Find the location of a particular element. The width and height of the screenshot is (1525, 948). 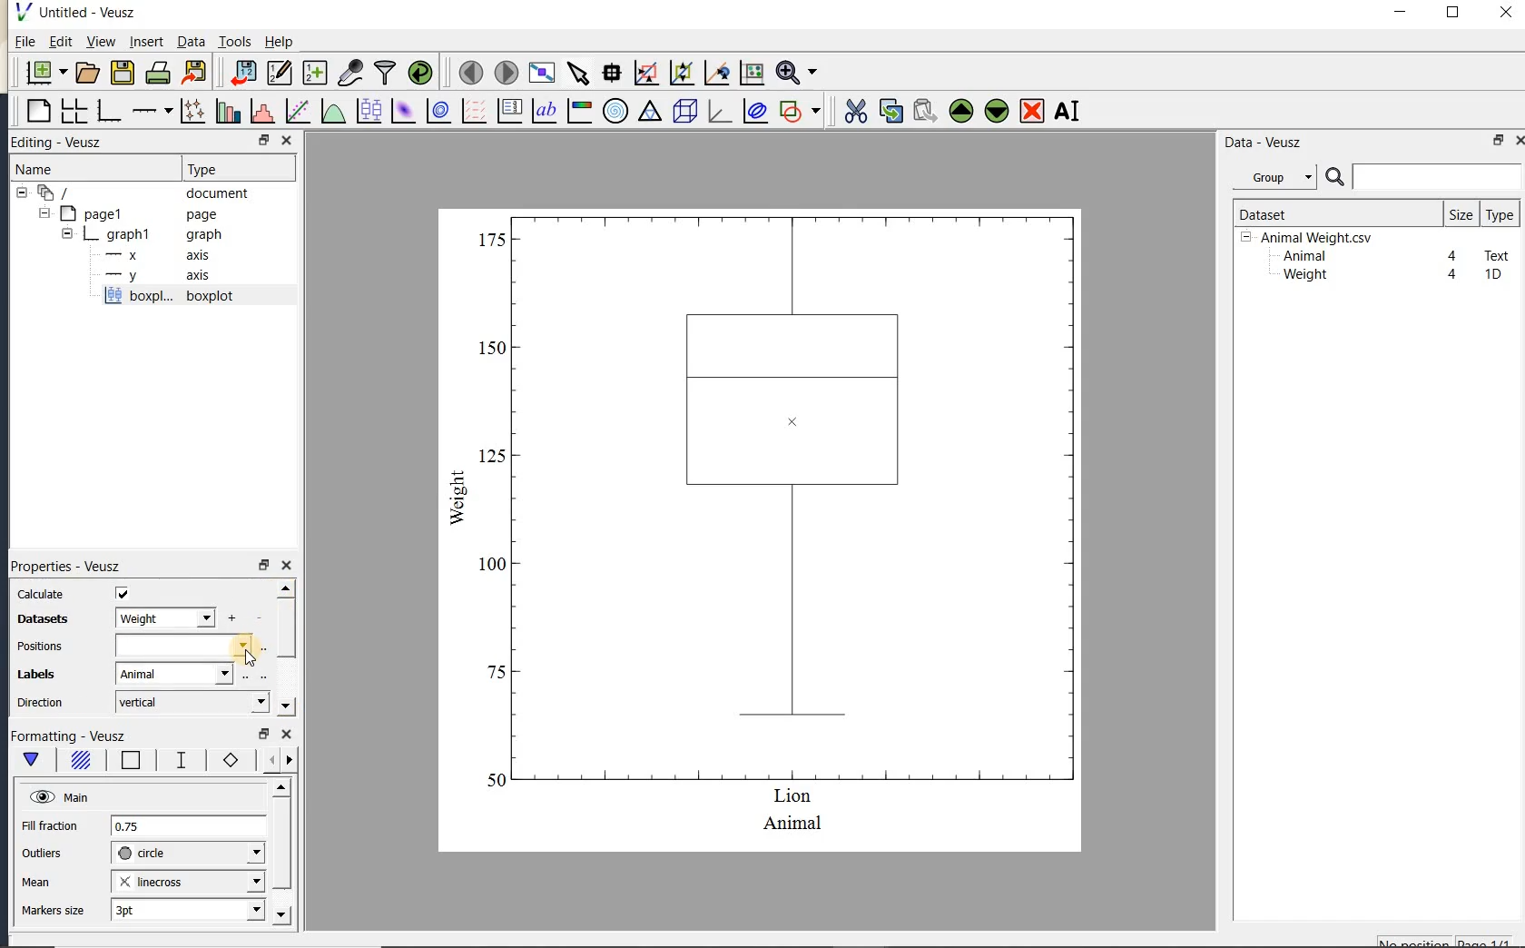

move the selected widget down is located at coordinates (997, 111).